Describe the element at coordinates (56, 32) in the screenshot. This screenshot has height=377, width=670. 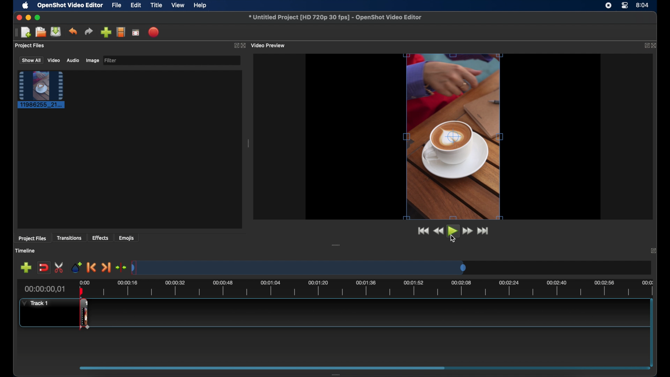
I see `save project` at that location.